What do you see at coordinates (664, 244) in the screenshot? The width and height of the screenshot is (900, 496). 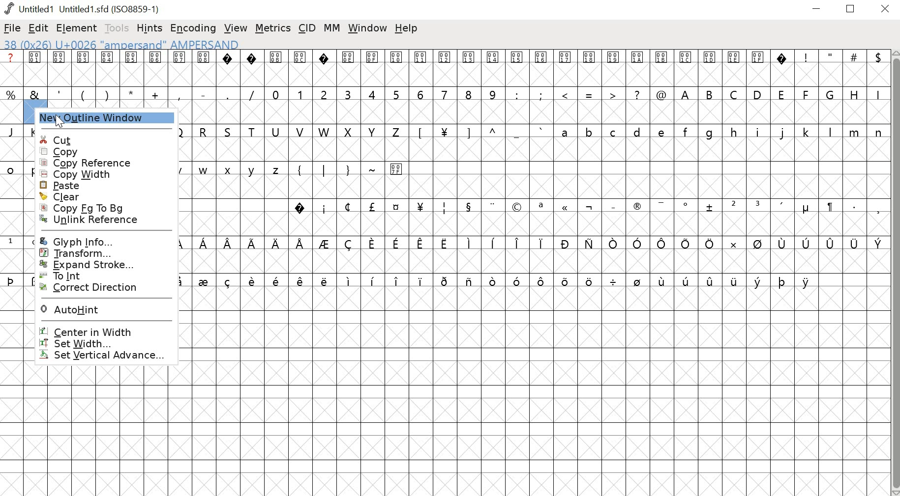 I see `symbol` at bounding box center [664, 244].